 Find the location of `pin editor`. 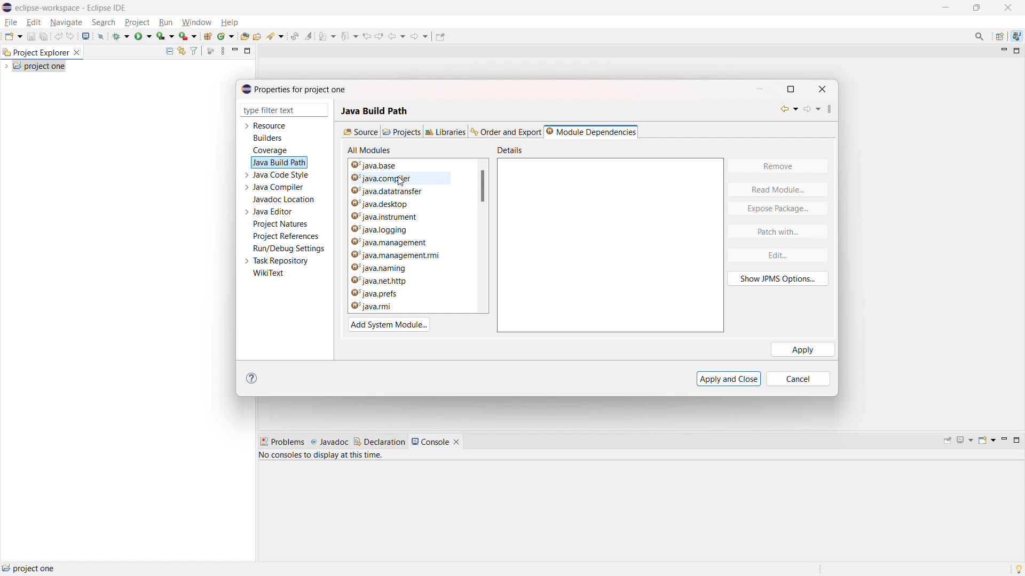

pin editor is located at coordinates (440, 36).